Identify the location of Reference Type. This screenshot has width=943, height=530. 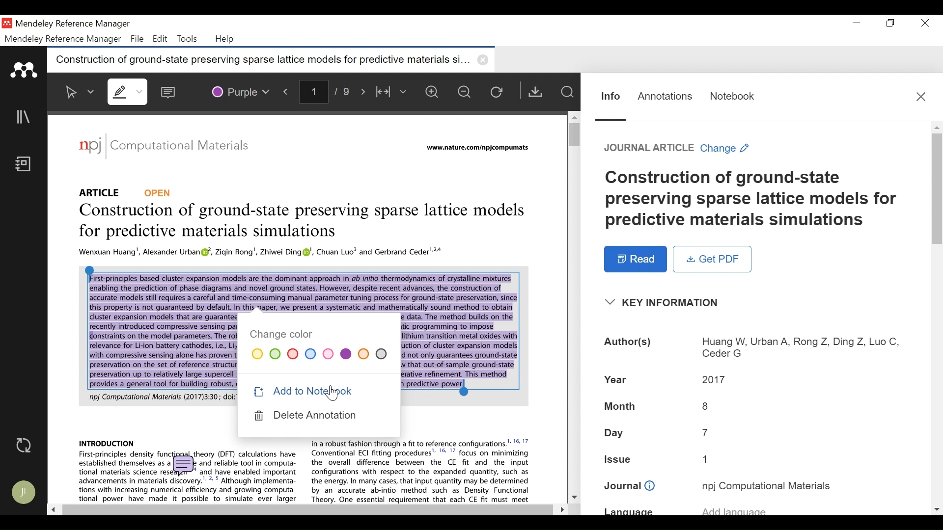
(126, 192).